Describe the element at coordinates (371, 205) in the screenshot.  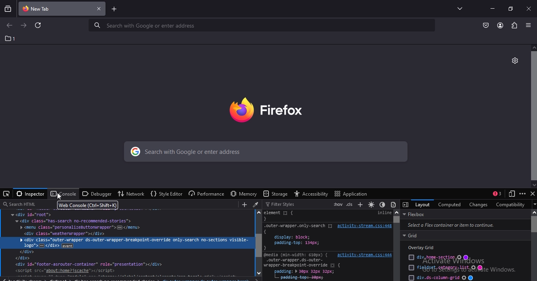
I see `toggle light color scheme simulation for the page` at that location.